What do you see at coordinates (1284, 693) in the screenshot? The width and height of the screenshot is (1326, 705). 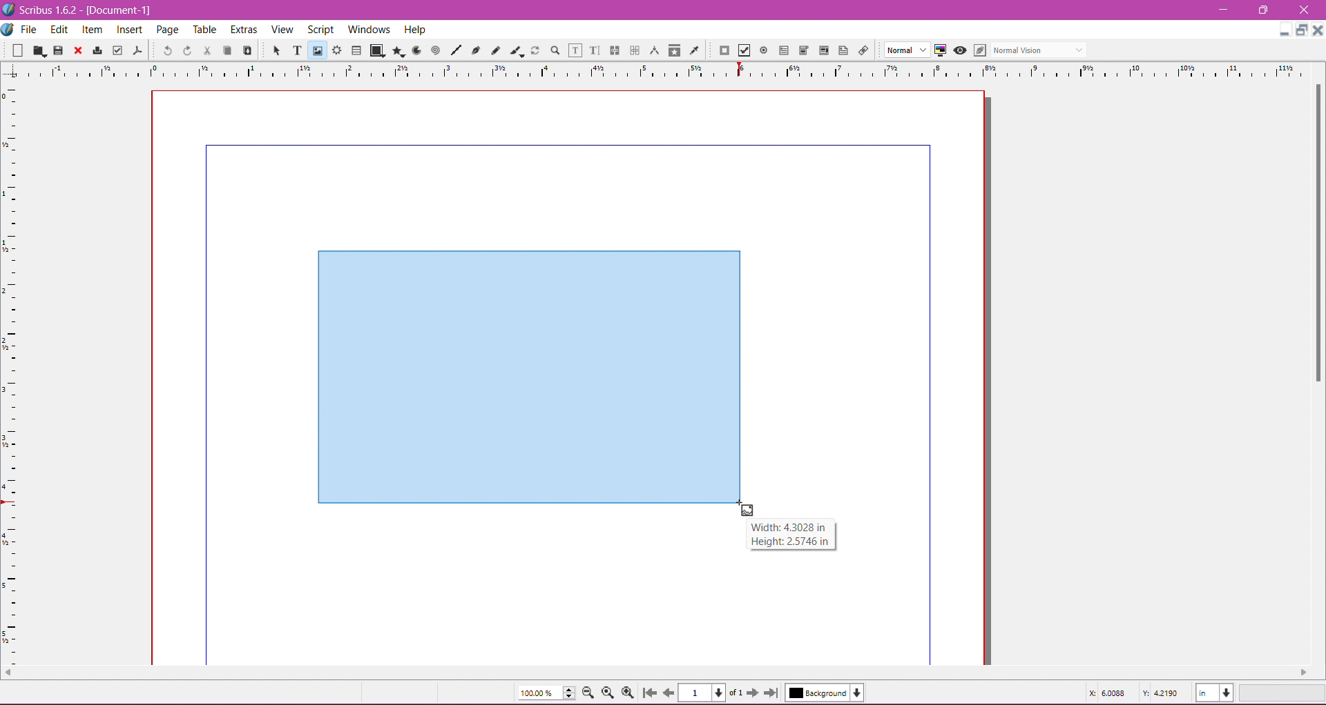 I see `Zoom Level` at bounding box center [1284, 693].